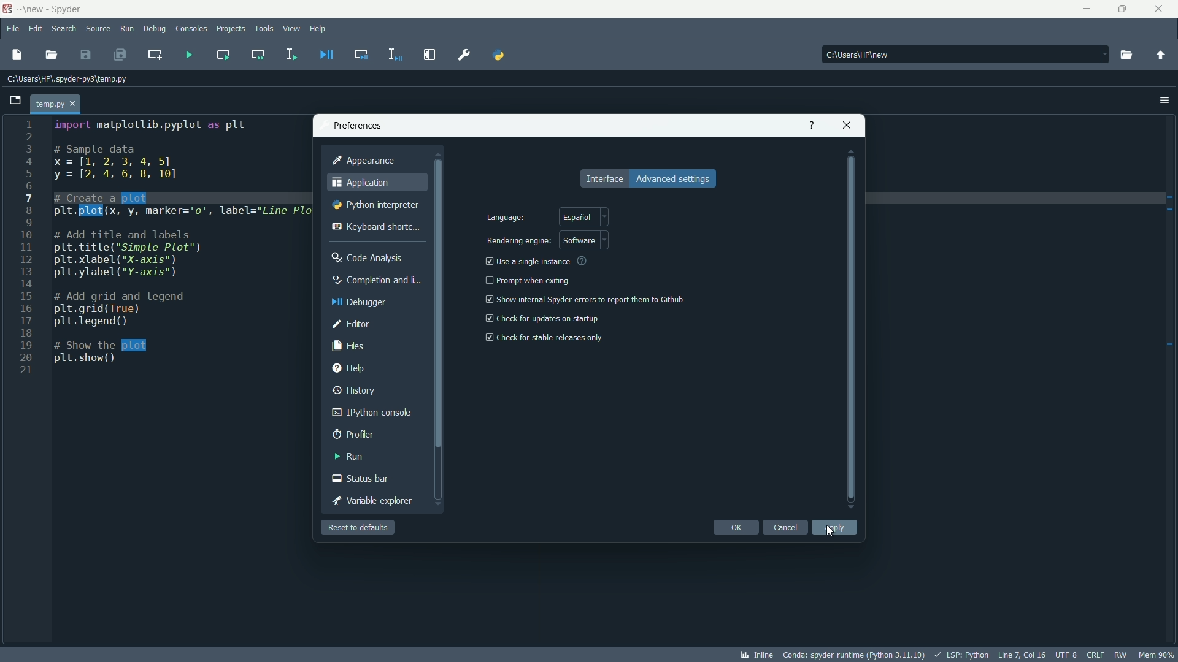  I want to click on create new cell at the current line, so click(154, 54).